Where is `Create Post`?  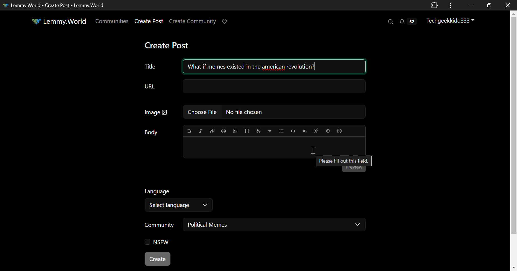
Create Post is located at coordinates (170, 45).